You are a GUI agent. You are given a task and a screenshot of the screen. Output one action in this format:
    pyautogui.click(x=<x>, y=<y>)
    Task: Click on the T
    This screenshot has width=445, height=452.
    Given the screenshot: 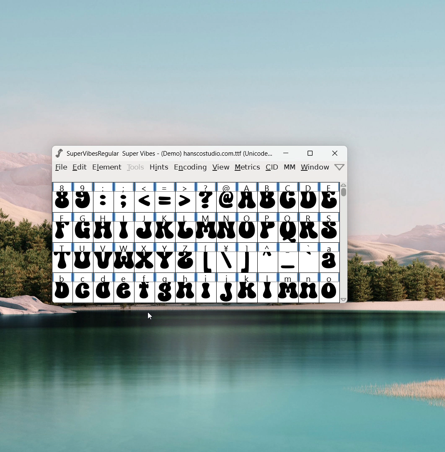 What is the action you would take?
    pyautogui.click(x=62, y=258)
    